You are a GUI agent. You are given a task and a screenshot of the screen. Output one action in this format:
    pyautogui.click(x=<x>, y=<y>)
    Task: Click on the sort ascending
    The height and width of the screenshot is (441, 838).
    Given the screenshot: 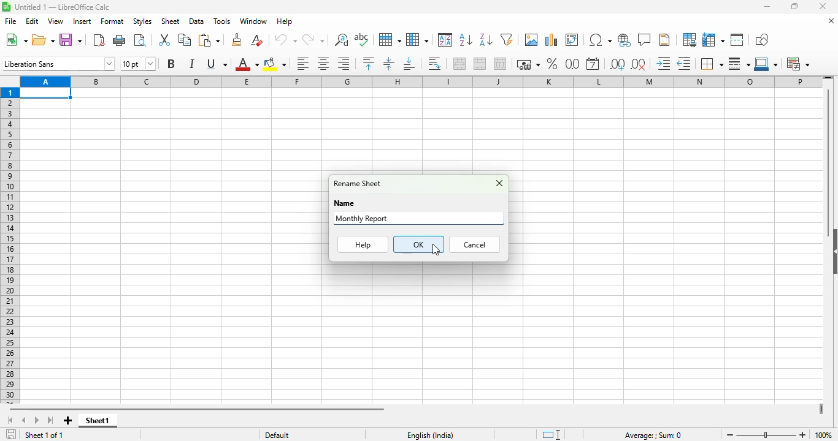 What is the action you would take?
    pyautogui.click(x=466, y=39)
    